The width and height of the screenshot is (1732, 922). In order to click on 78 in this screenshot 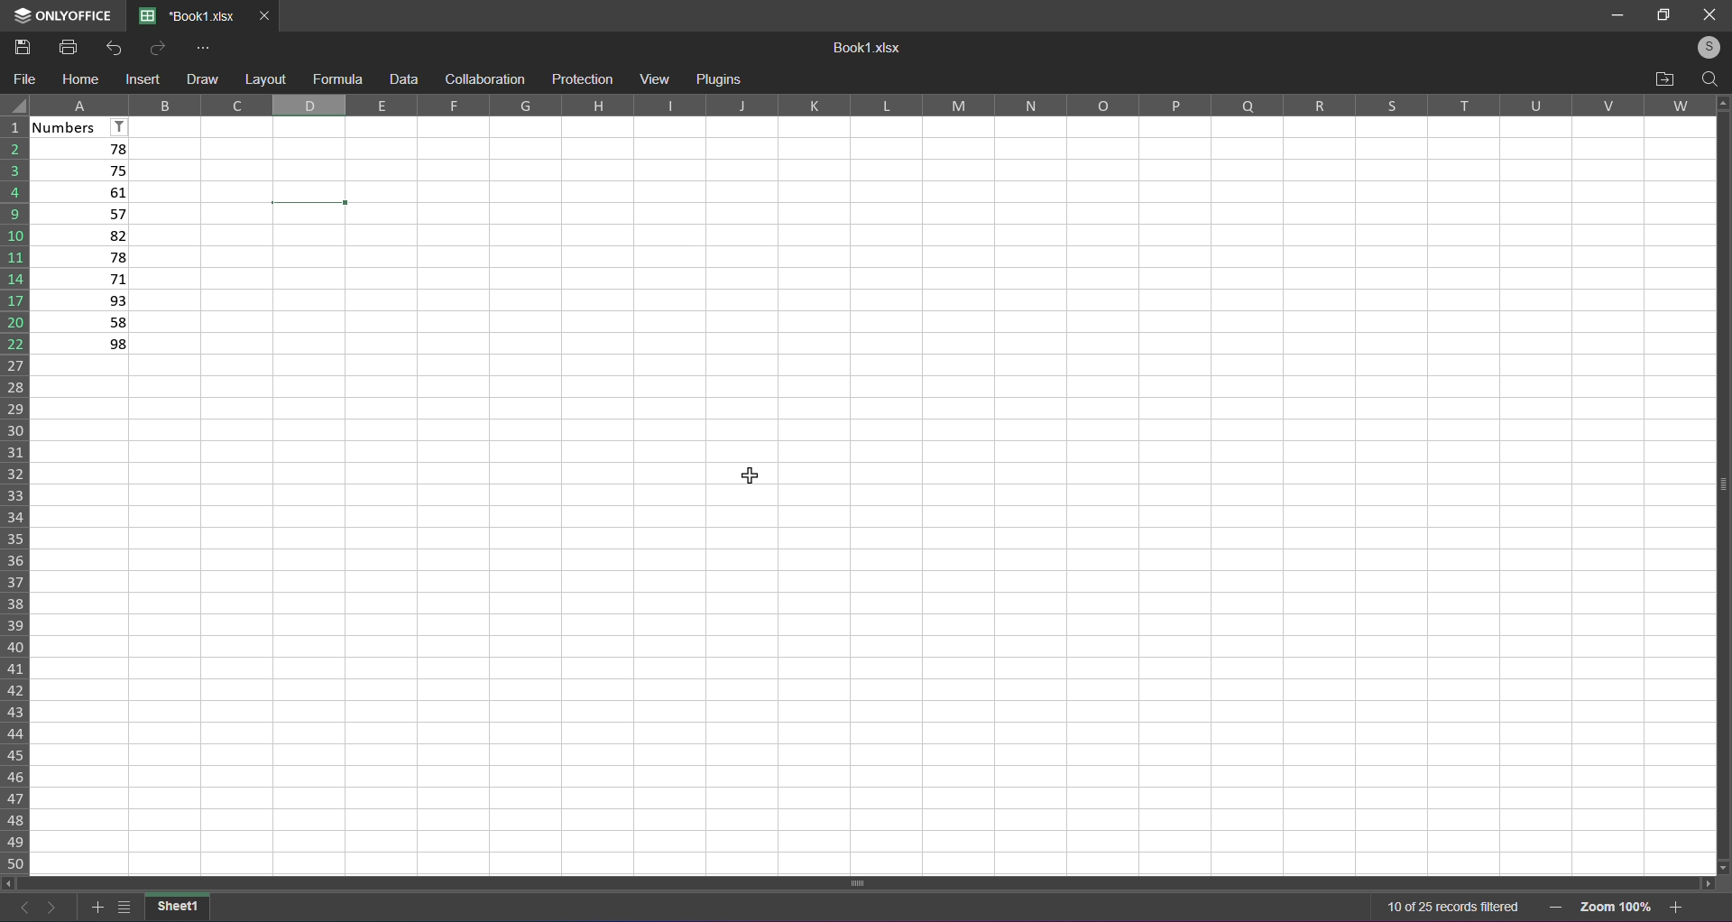, I will do `click(81, 150)`.